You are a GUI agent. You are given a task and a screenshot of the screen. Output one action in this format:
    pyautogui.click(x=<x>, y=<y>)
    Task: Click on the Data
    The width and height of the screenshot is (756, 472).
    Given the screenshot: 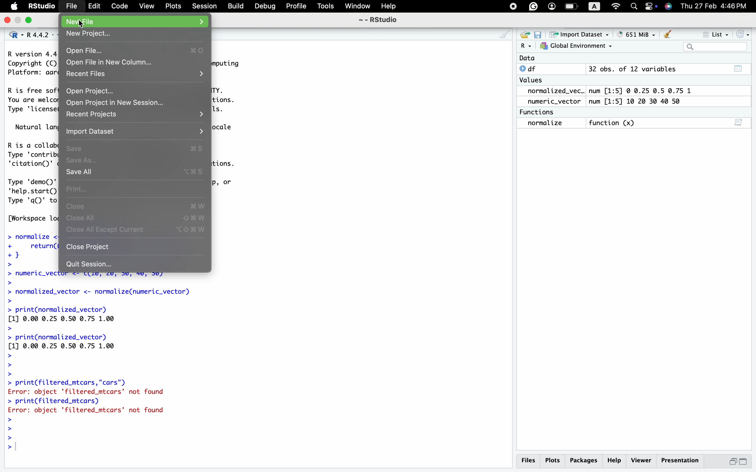 What is the action you would take?
    pyautogui.click(x=589, y=58)
    